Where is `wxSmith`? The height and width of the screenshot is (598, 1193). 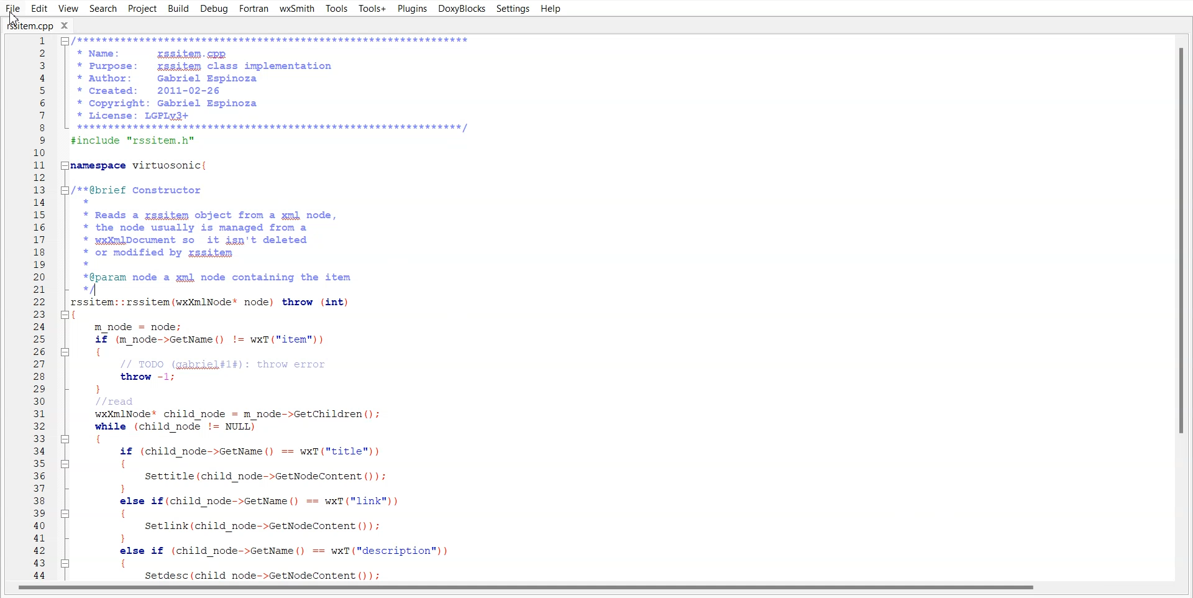 wxSmith is located at coordinates (296, 9).